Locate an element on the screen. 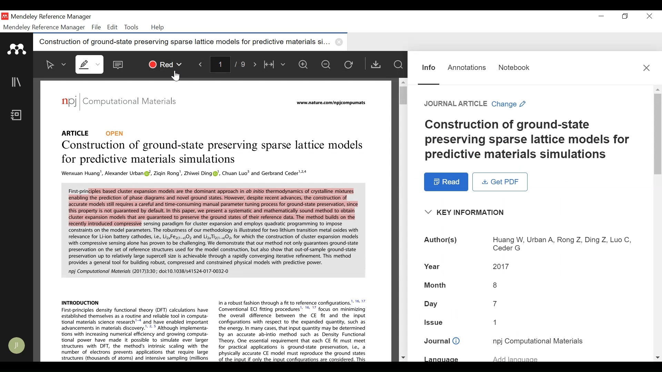  Scroll down is located at coordinates (657, 357).